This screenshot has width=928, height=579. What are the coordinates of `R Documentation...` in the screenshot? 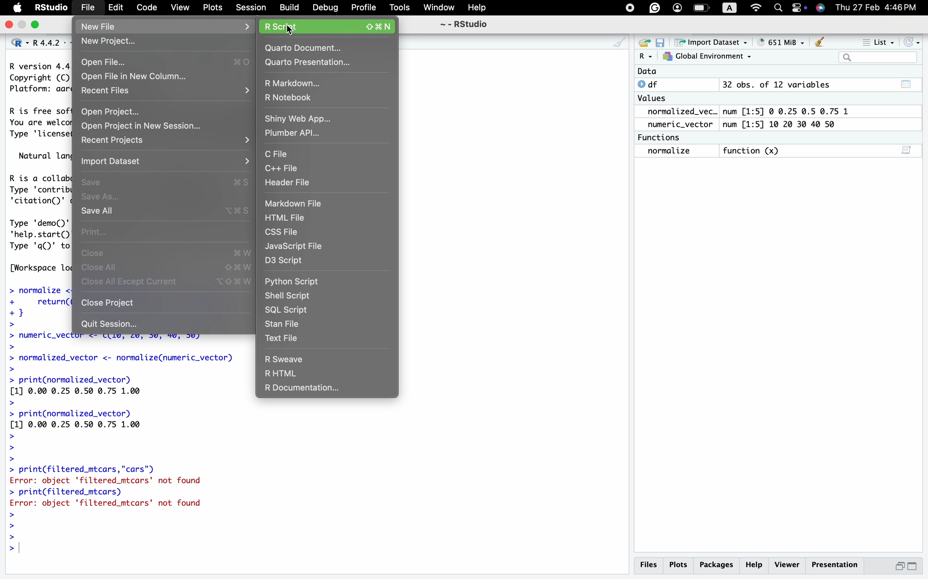 It's located at (311, 389).